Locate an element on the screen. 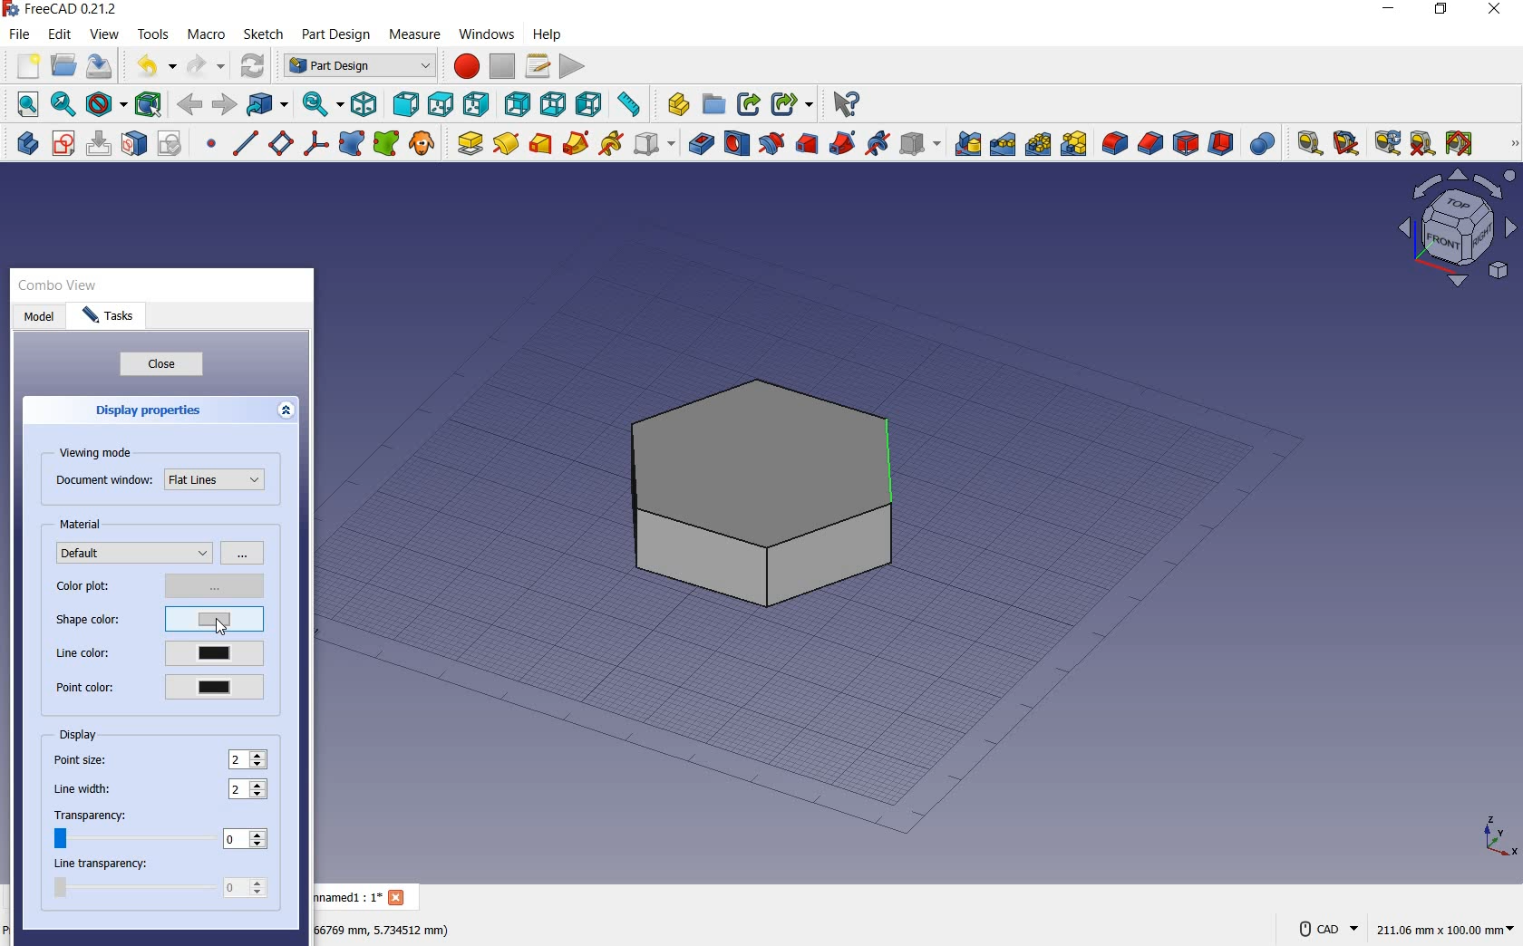 Image resolution: width=1523 pixels, height=946 pixels. save is located at coordinates (99, 65).